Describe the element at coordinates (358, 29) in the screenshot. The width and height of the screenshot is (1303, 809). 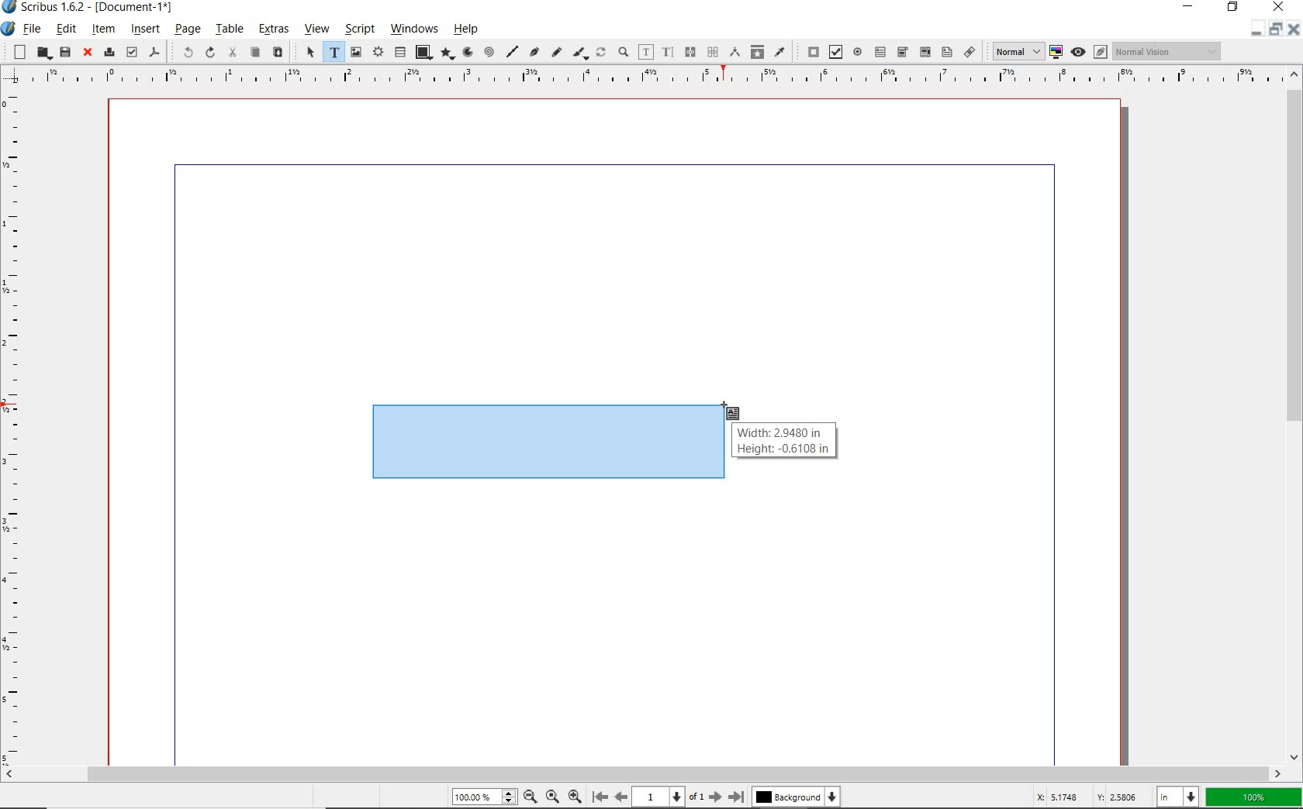
I see `script` at that location.